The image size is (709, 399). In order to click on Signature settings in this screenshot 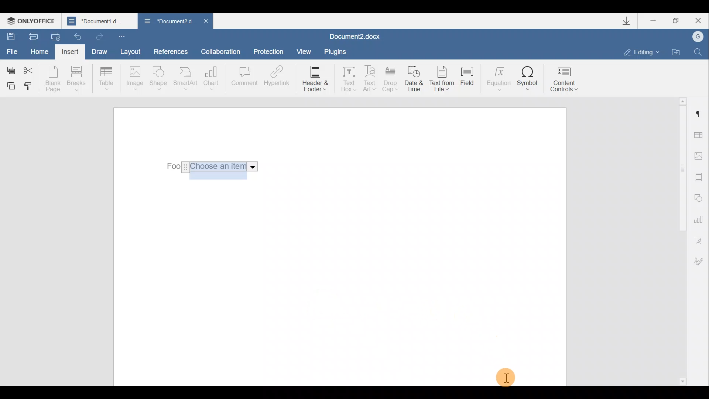, I will do `click(702, 261)`.